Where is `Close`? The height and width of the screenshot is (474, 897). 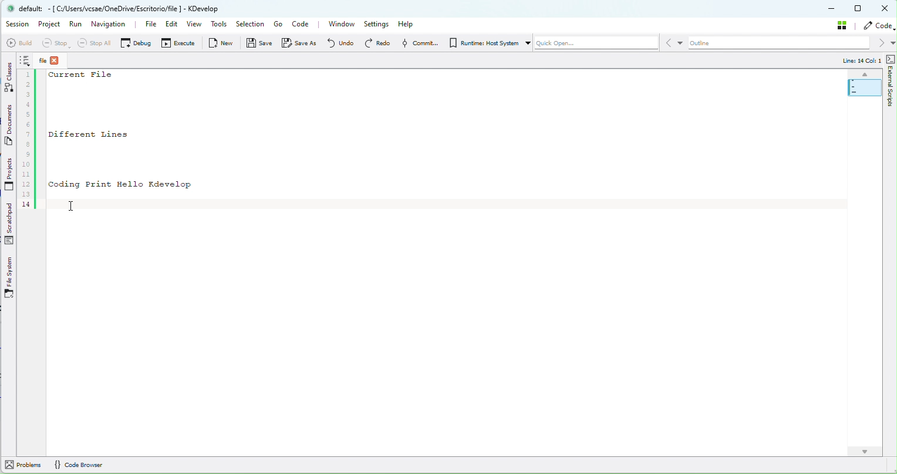 Close is located at coordinates (886, 9).